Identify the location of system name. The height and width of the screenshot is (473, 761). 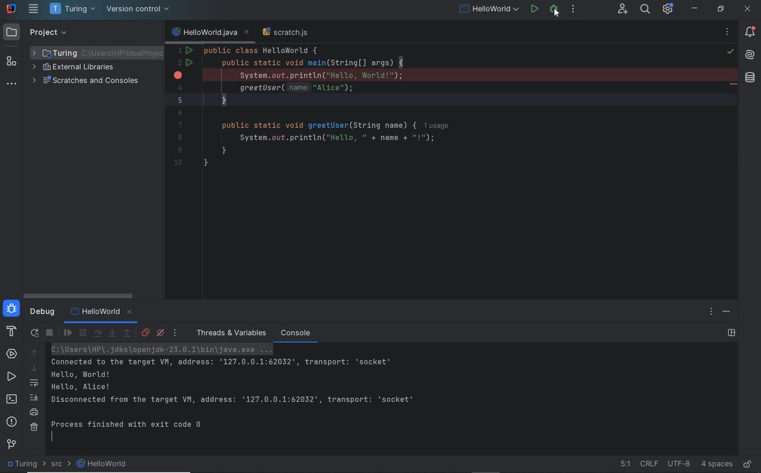
(11, 9).